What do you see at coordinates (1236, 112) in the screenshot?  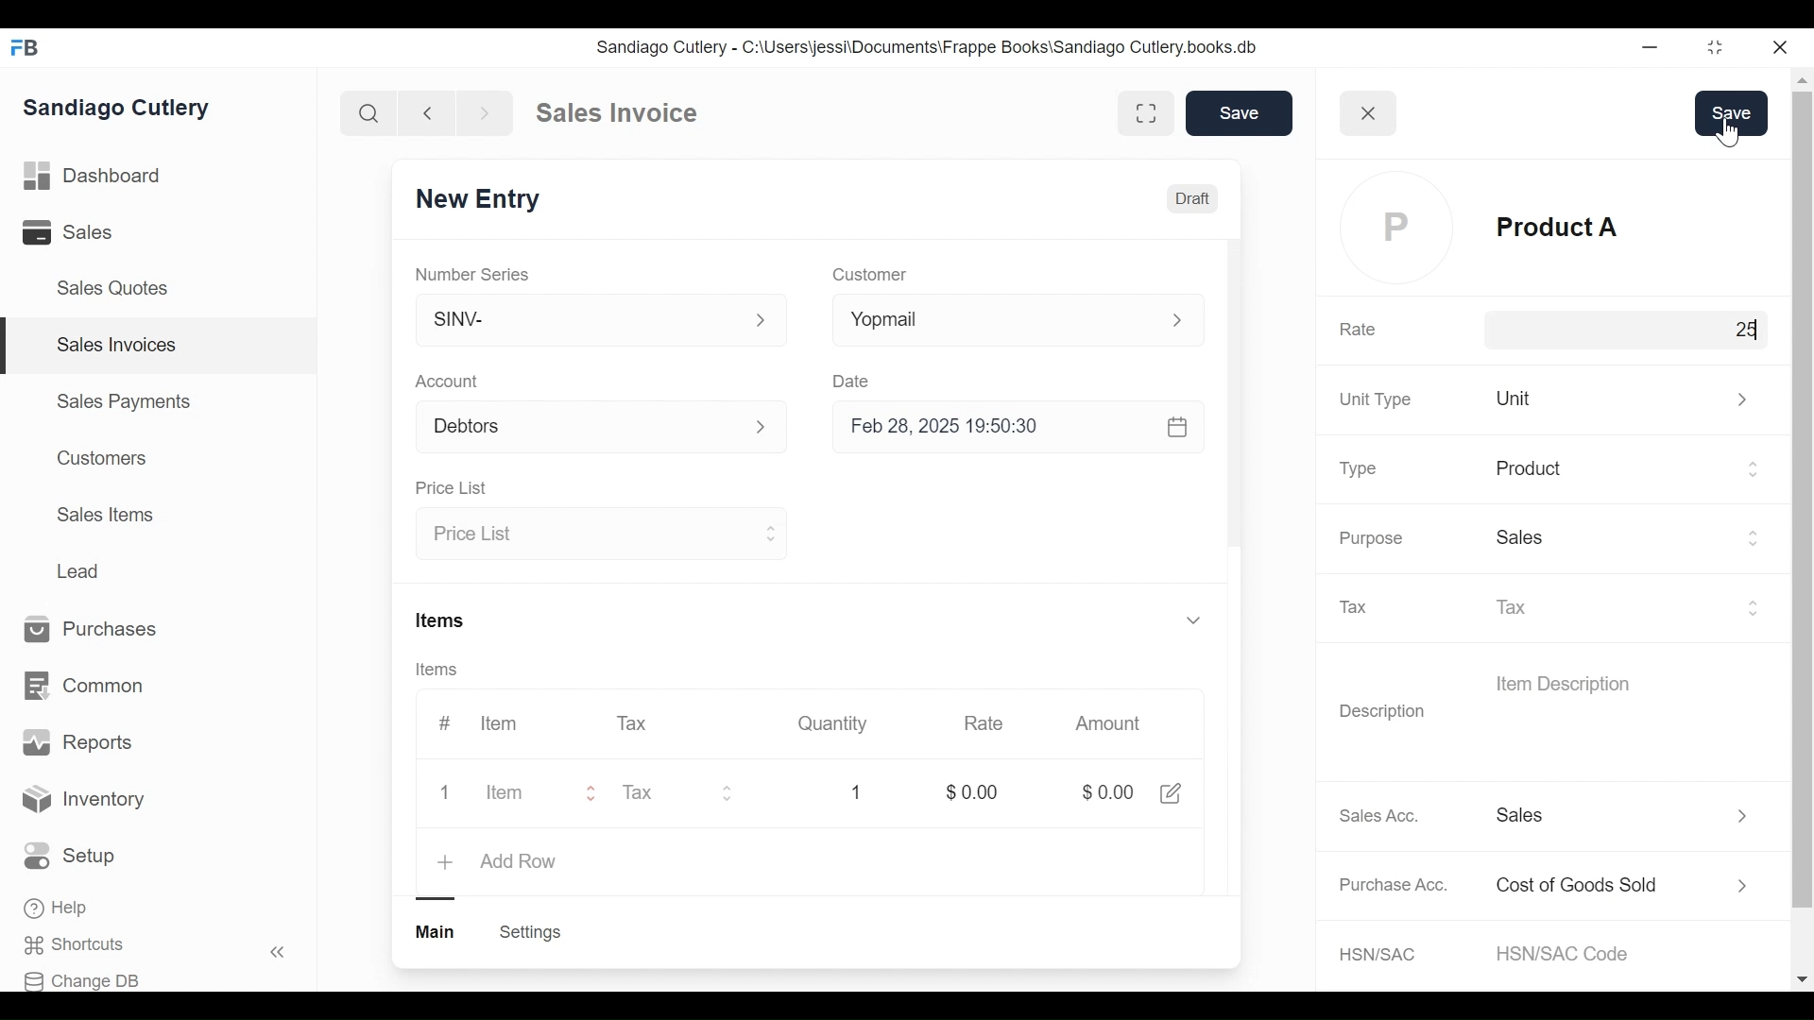 I see `Save ` at bounding box center [1236, 112].